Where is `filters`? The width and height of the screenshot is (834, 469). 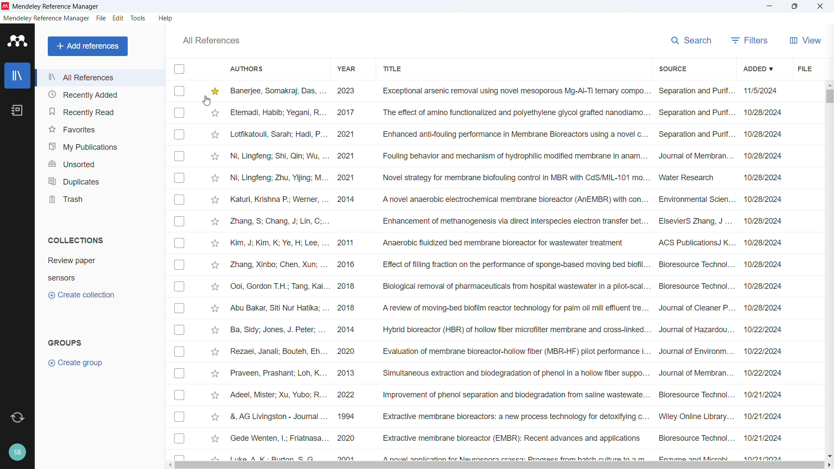 filters is located at coordinates (750, 40).